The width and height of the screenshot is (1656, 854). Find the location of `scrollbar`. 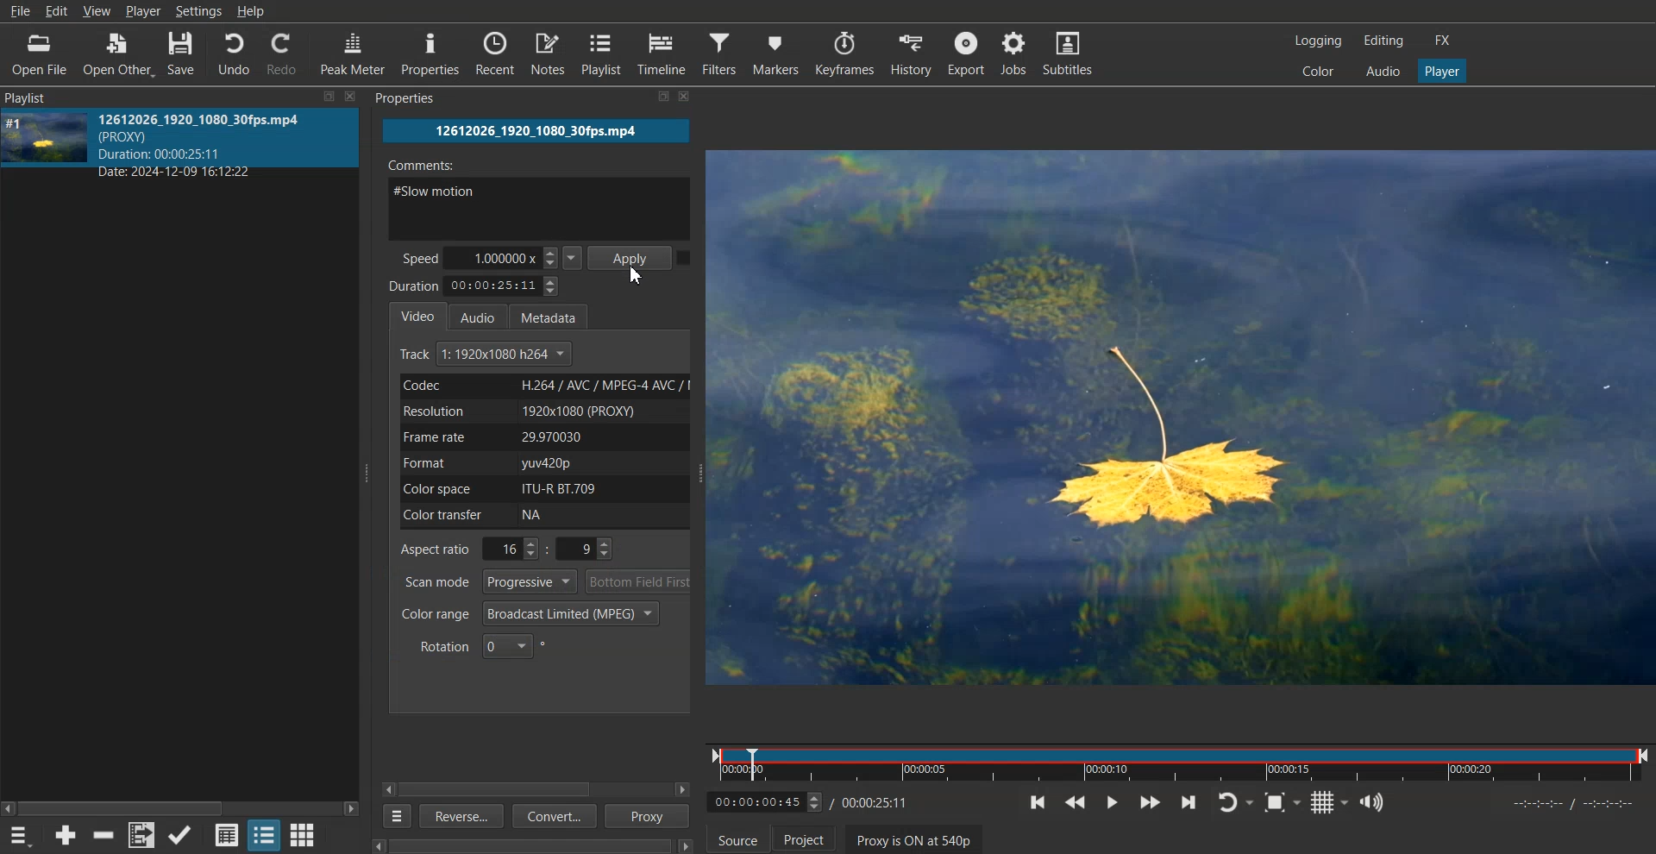

scrollbar is located at coordinates (180, 802).